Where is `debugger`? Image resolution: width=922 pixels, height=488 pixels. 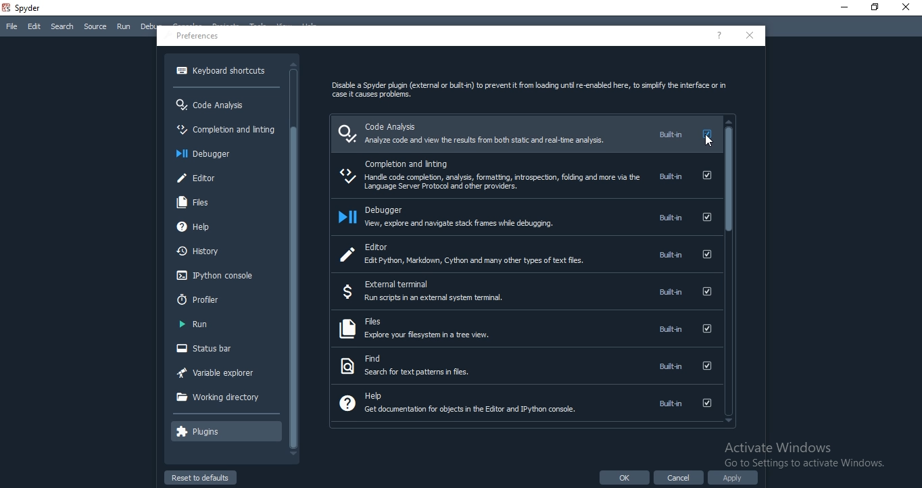 debugger is located at coordinates (526, 217).